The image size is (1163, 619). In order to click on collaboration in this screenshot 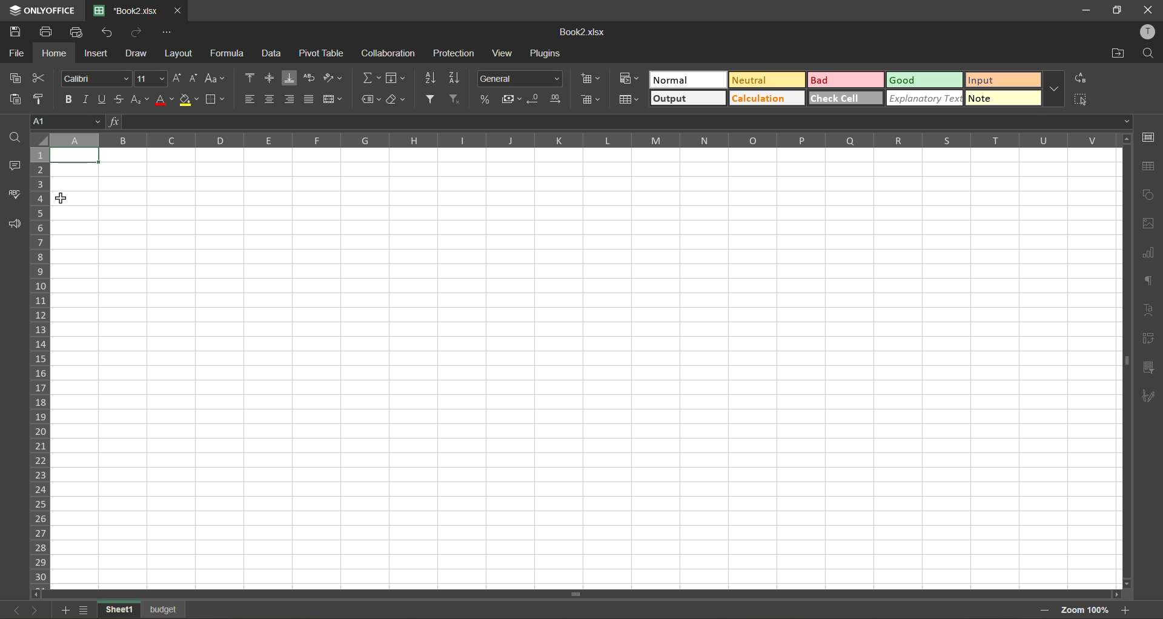, I will do `click(386, 55)`.